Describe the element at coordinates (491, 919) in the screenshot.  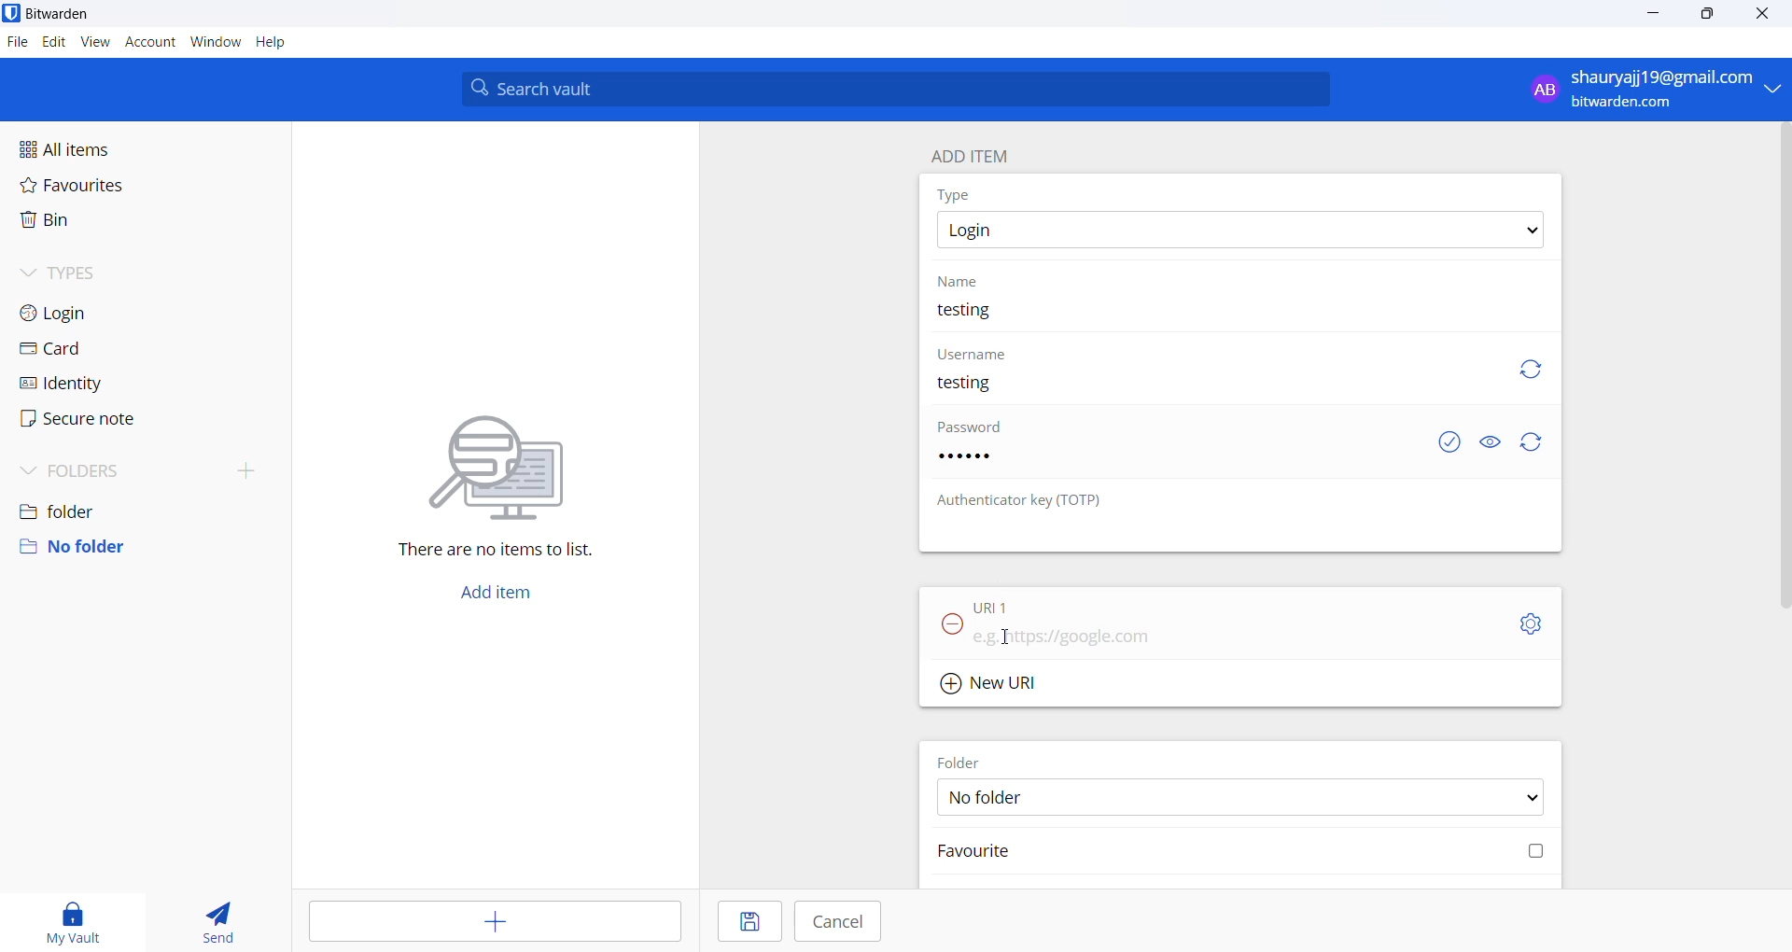
I see `add entry` at that location.